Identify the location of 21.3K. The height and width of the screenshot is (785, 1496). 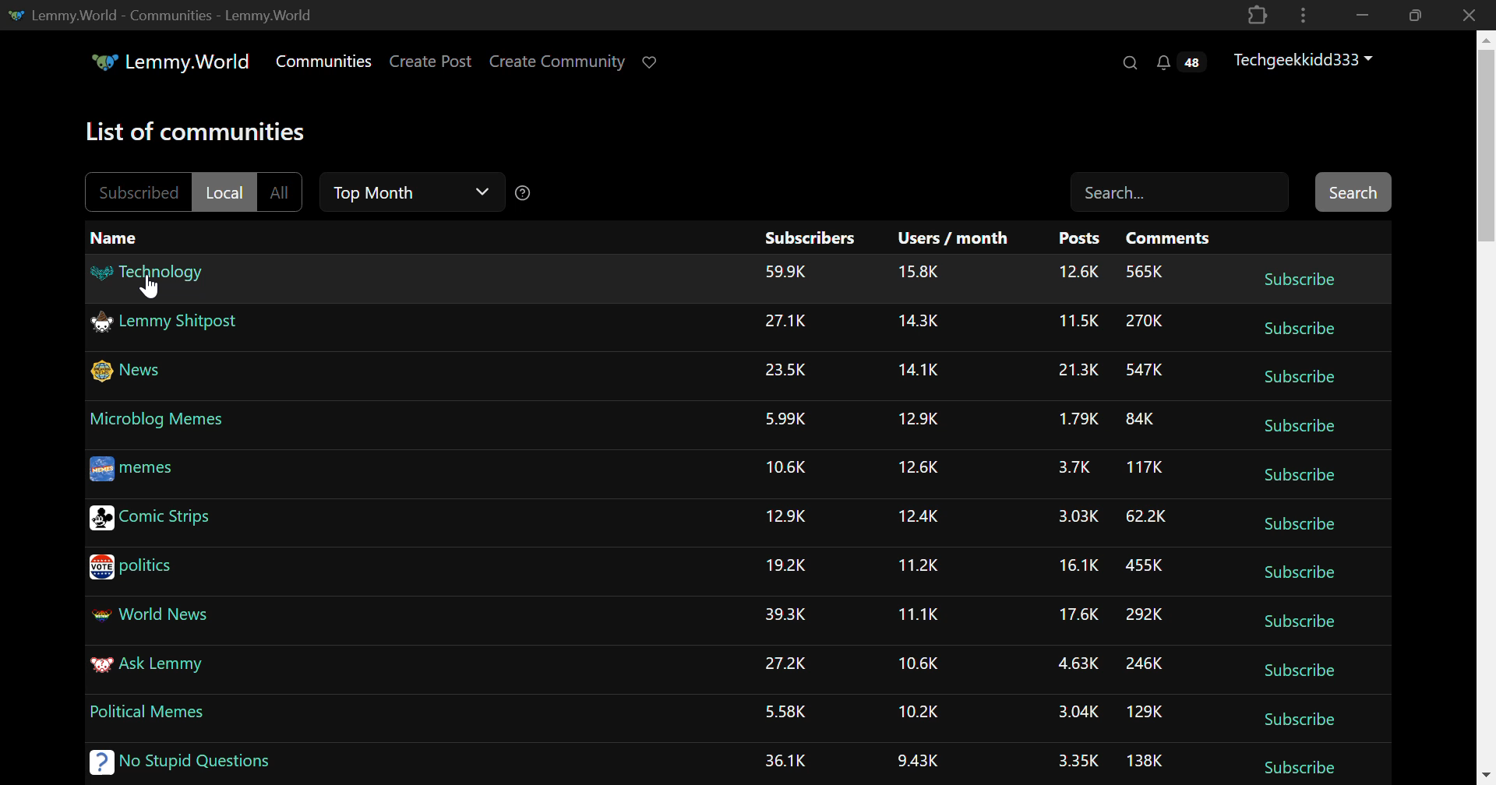
(1075, 374).